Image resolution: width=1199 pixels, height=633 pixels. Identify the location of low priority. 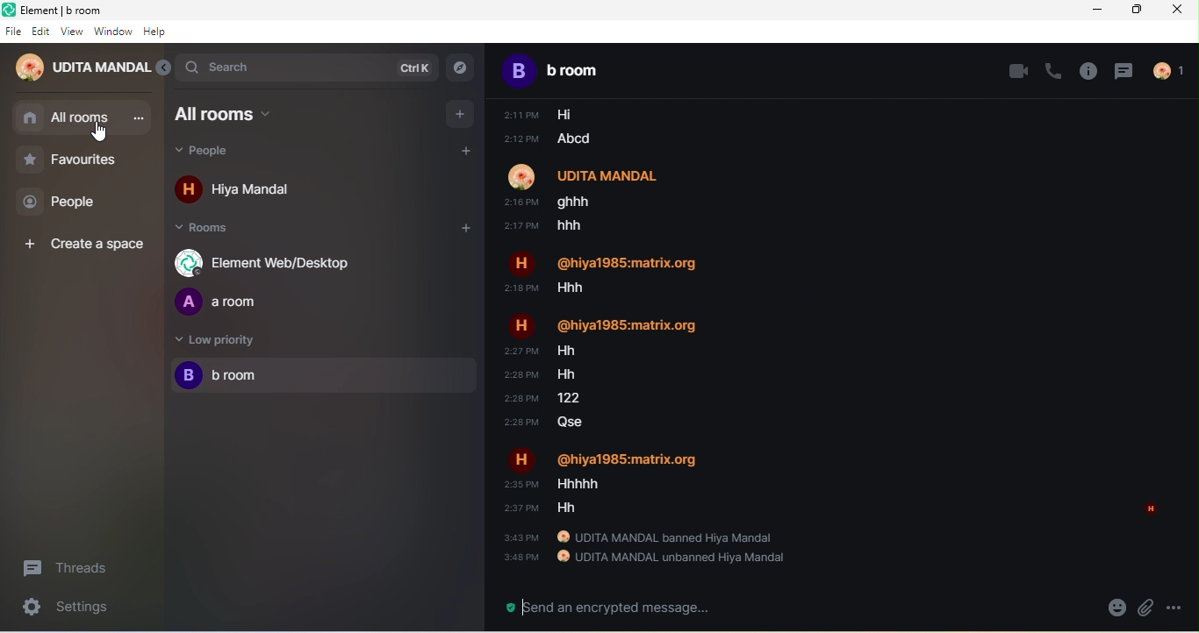
(217, 343).